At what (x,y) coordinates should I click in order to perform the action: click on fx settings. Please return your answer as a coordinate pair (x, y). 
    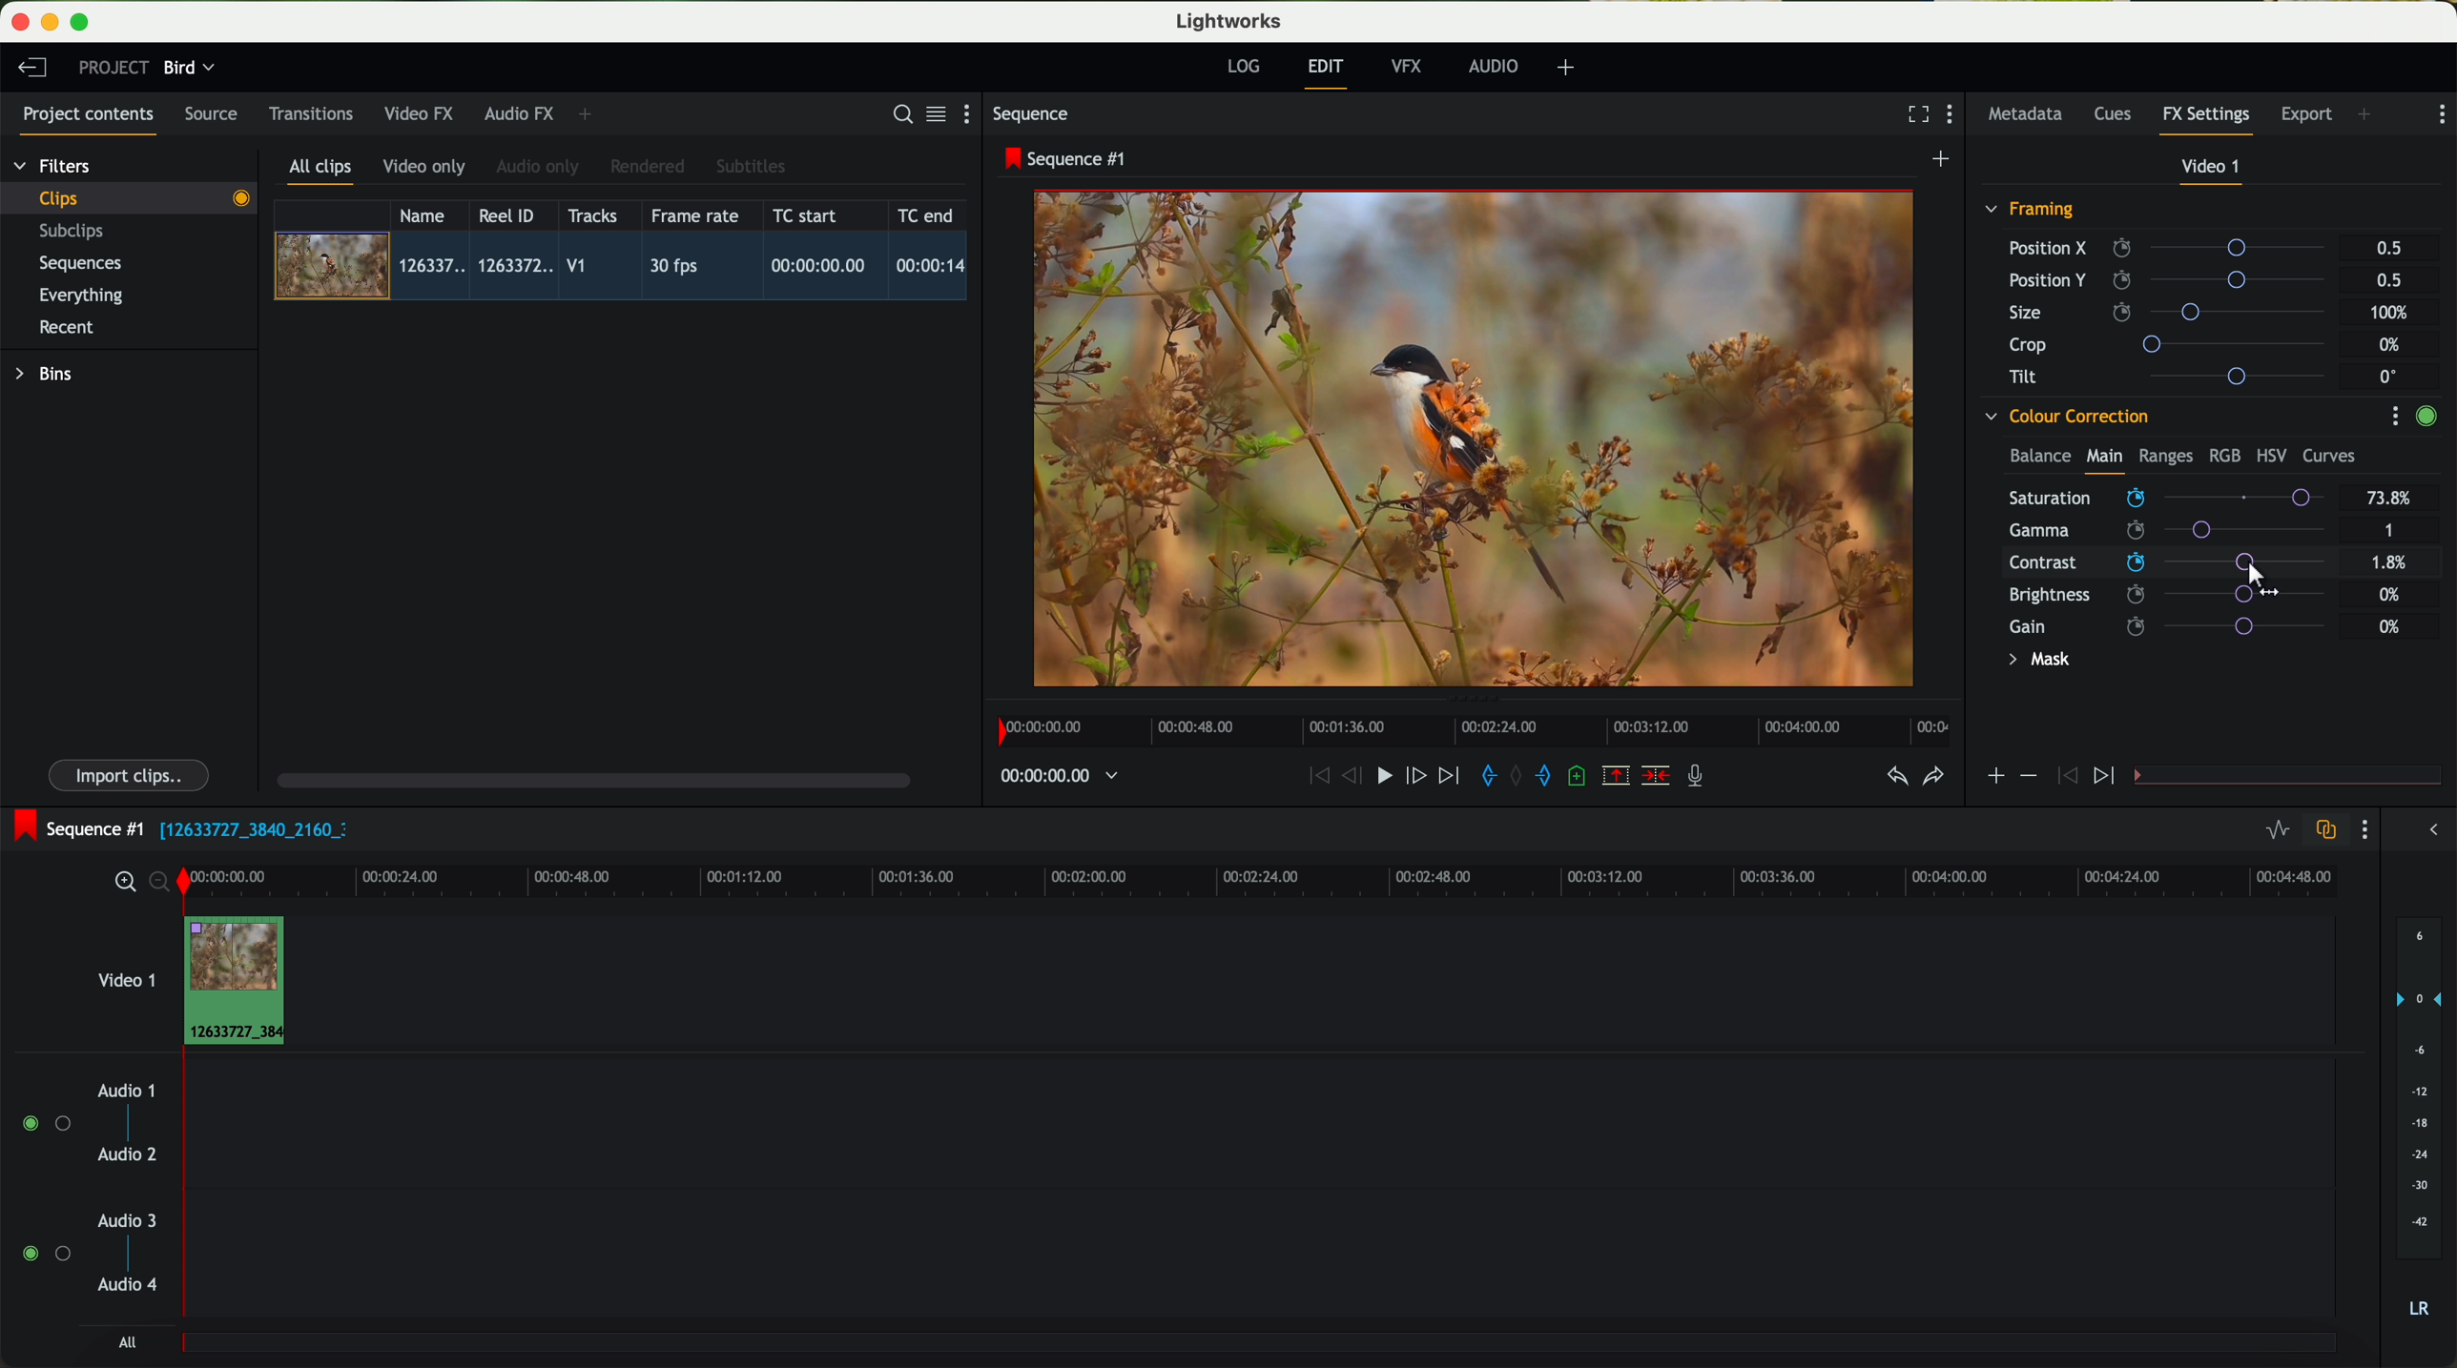
    Looking at the image, I should click on (2205, 120).